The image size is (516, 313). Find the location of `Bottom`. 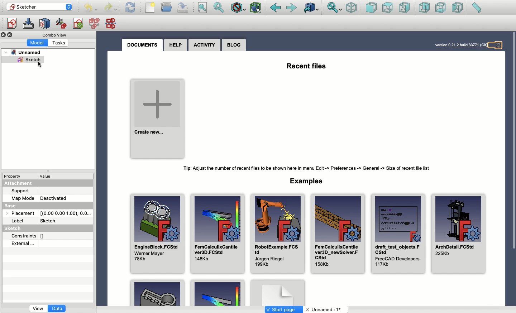

Bottom is located at coordinates (440, 8).